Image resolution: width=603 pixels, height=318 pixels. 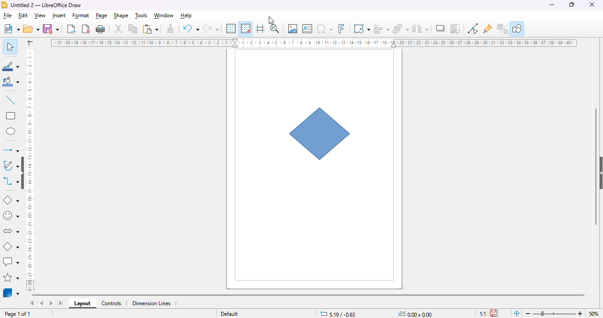 What do you see at coordinates (362, 29) in the screenshot?
I see `transformations` at bounding box center [362, 29].